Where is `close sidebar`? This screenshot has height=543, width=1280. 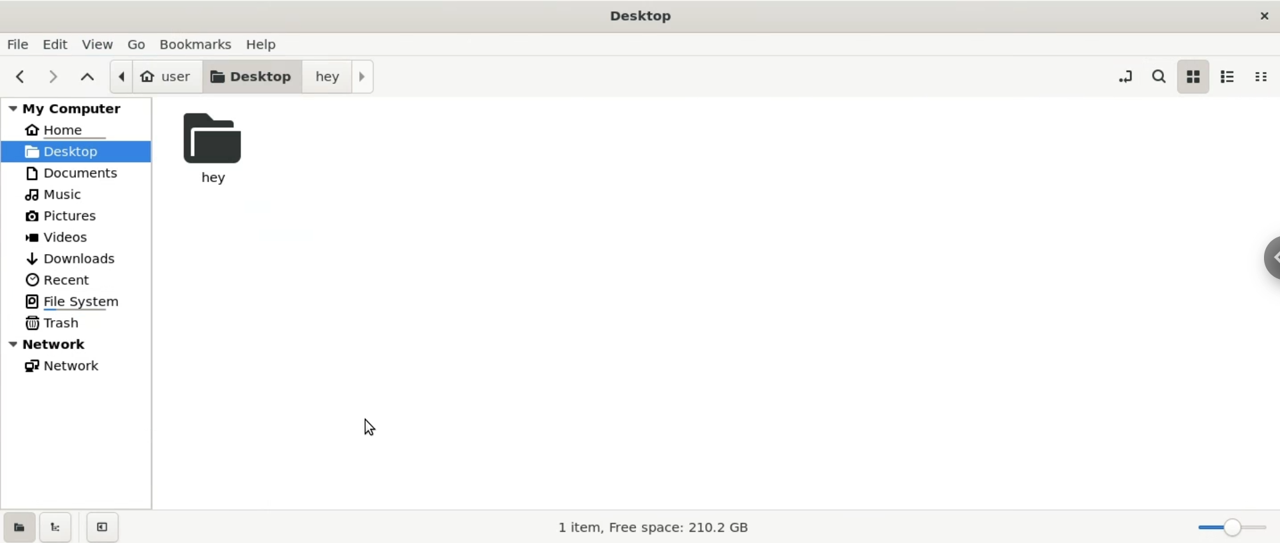
close sidebar is located at coordinates (108, 525).